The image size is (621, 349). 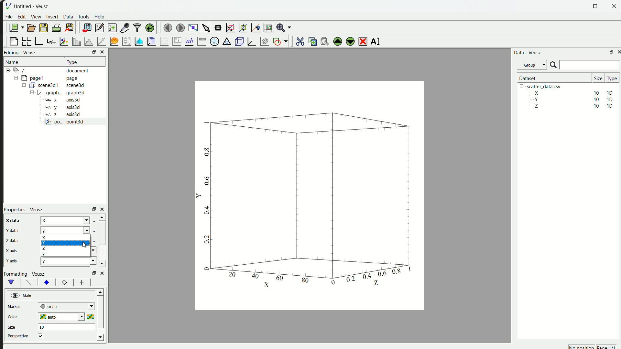 I want to click on move down the selected widget, so click(x=350, y=42).